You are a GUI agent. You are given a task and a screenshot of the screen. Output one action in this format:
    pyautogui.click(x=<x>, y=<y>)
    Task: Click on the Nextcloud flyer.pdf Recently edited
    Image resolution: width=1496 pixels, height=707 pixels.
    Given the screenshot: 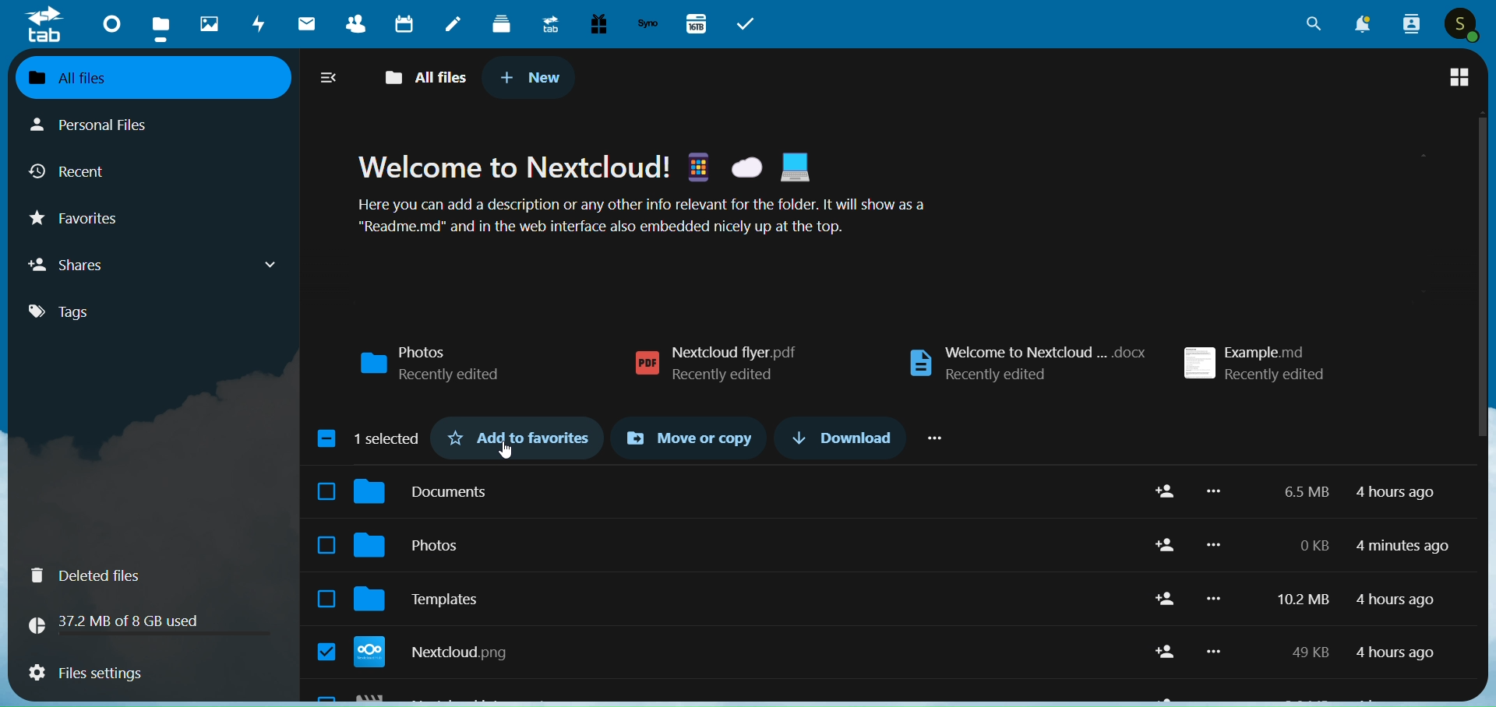 What is the action you would take?
    pyautogui.click(x=715, y=364)
    